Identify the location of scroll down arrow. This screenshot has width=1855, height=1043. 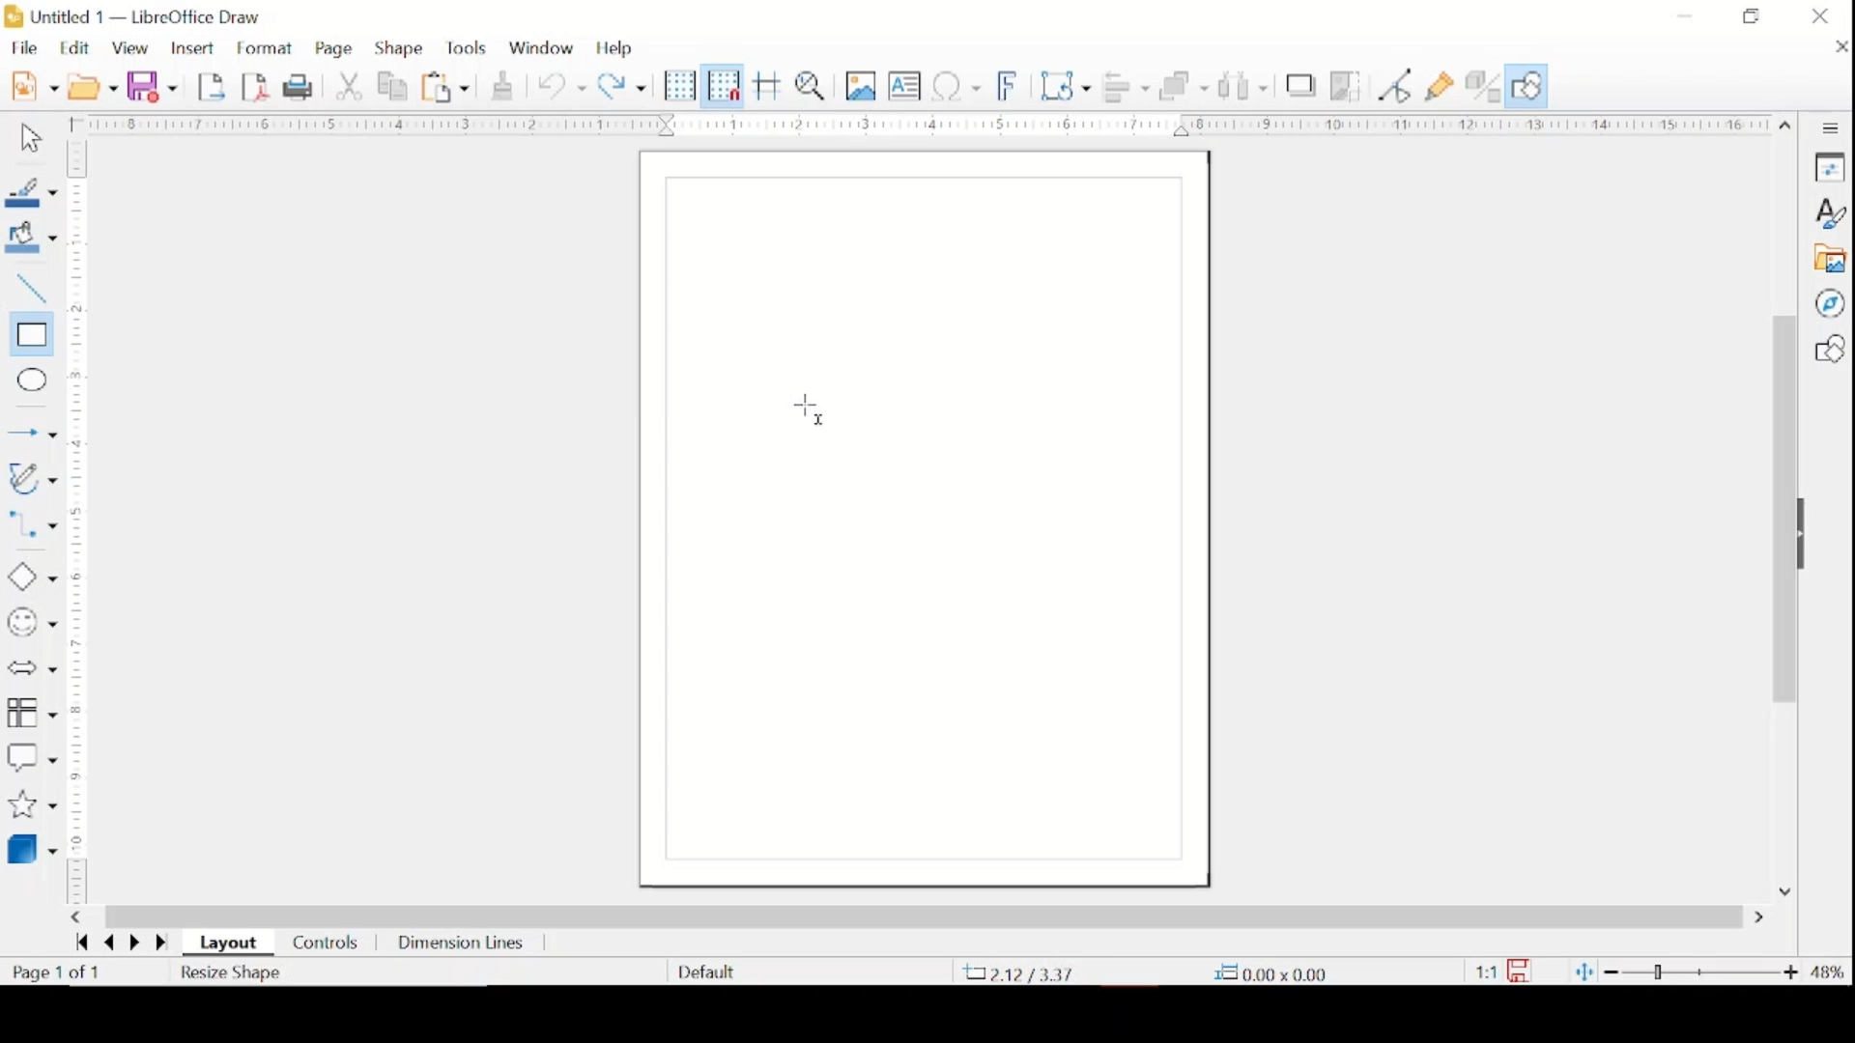
(1783, 889).